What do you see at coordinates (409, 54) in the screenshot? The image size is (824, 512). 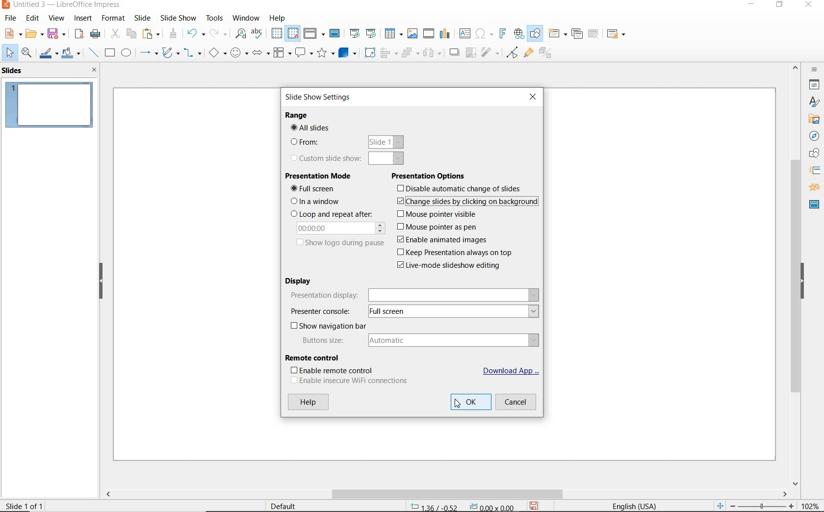 I see `ARRANGE` at bounding box center [409, 54].